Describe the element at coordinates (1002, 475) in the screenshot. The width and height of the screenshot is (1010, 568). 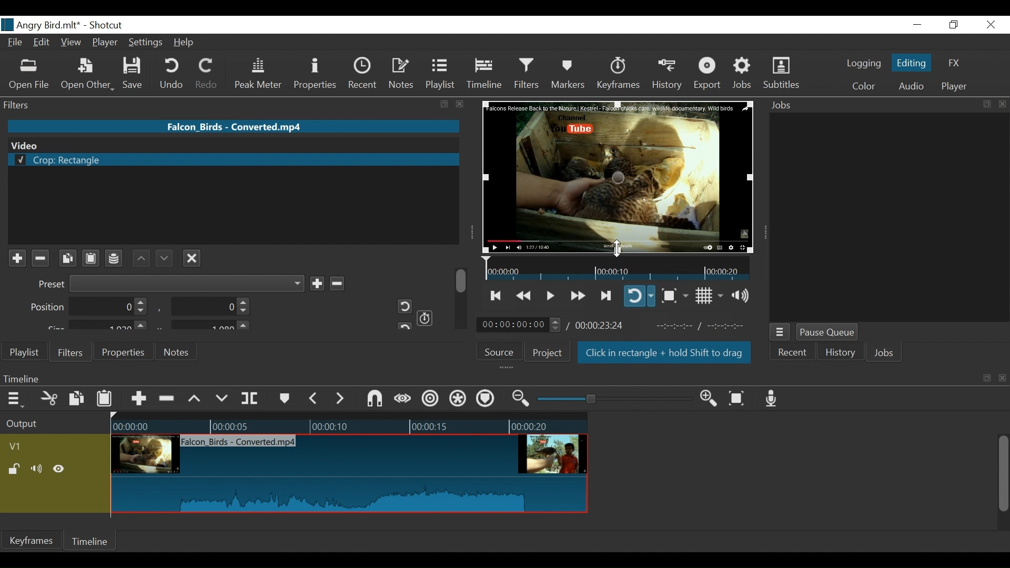
I see `Vertical Scroll bar` at that location.